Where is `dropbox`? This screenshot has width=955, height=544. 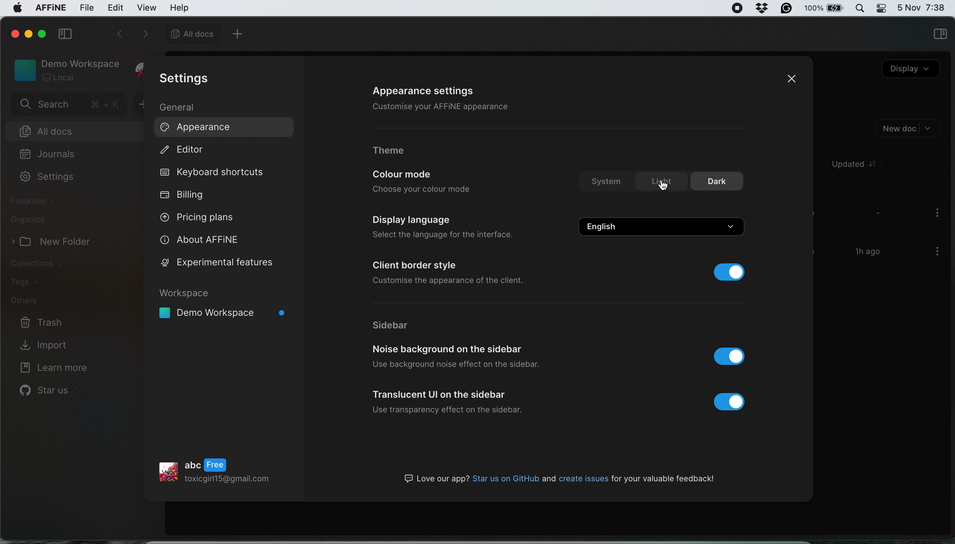 dropbox is located at coordinates (763, 8).